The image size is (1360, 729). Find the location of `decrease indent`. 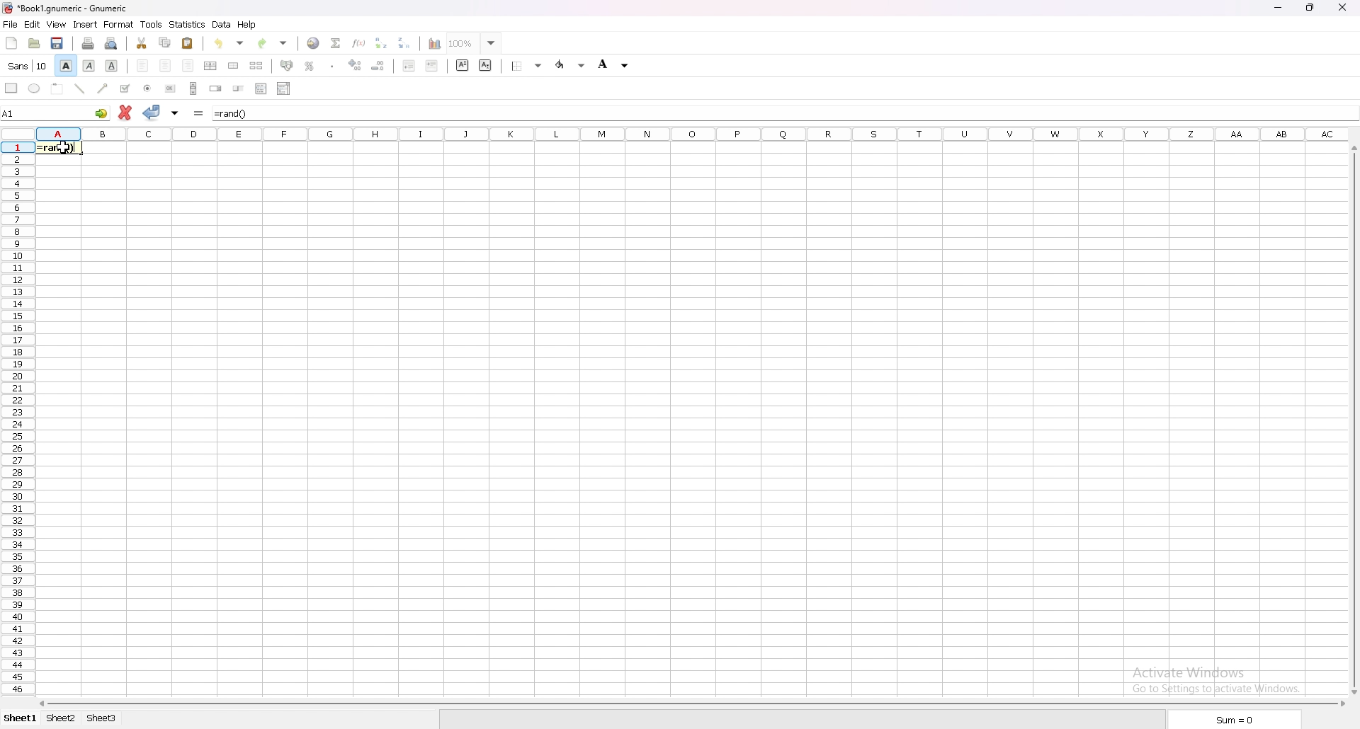

decrease indent is located at coordinates (409, 65).